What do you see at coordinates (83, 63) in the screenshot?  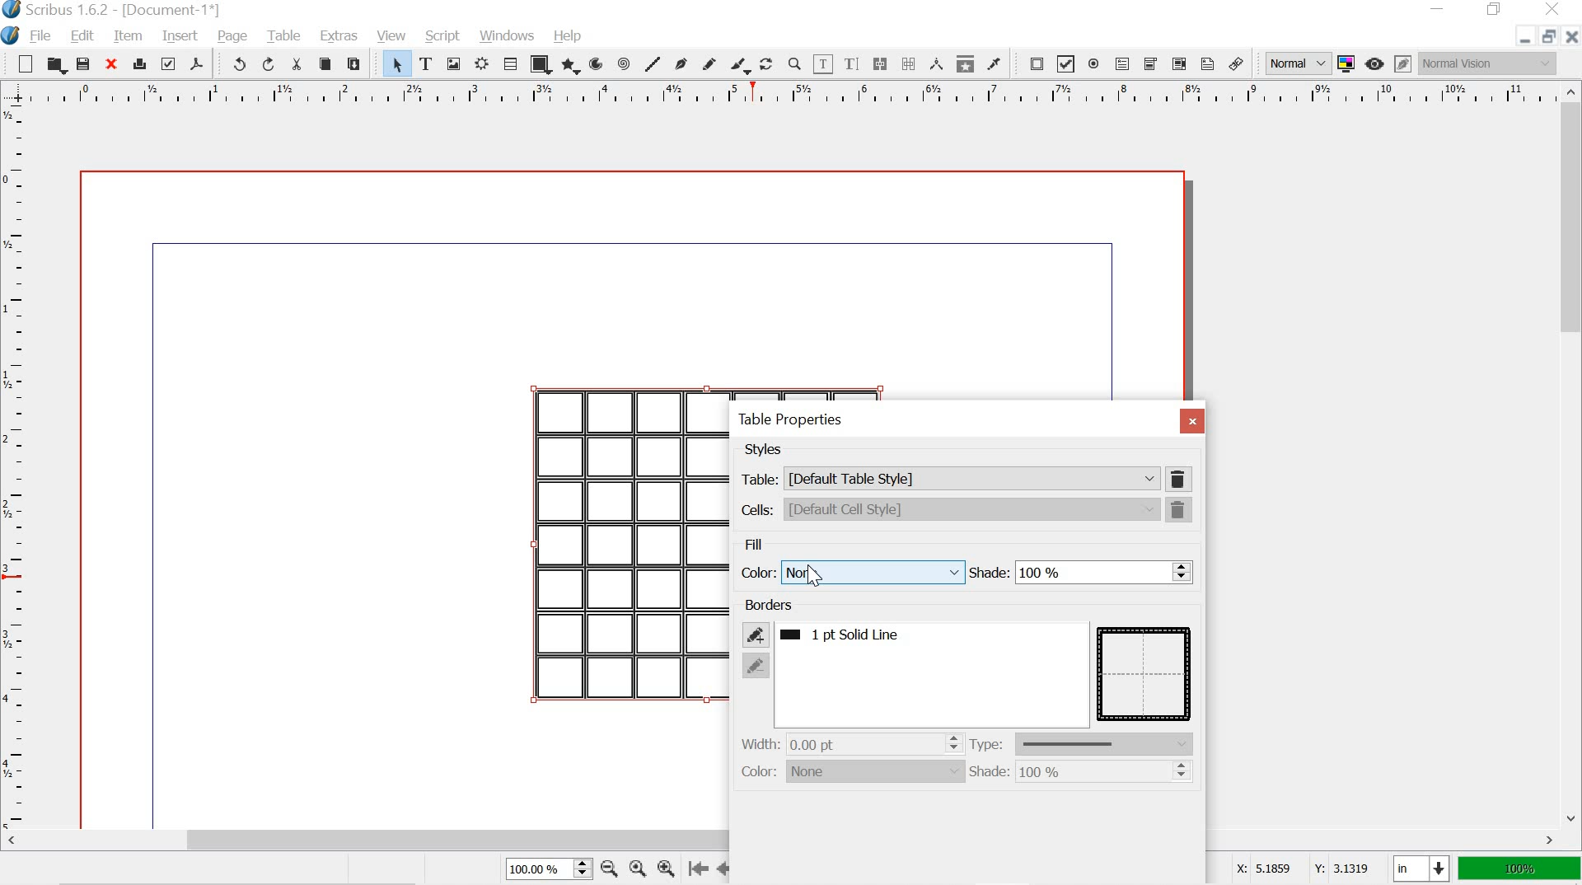 I see `save` at bounding box center [83, 63].